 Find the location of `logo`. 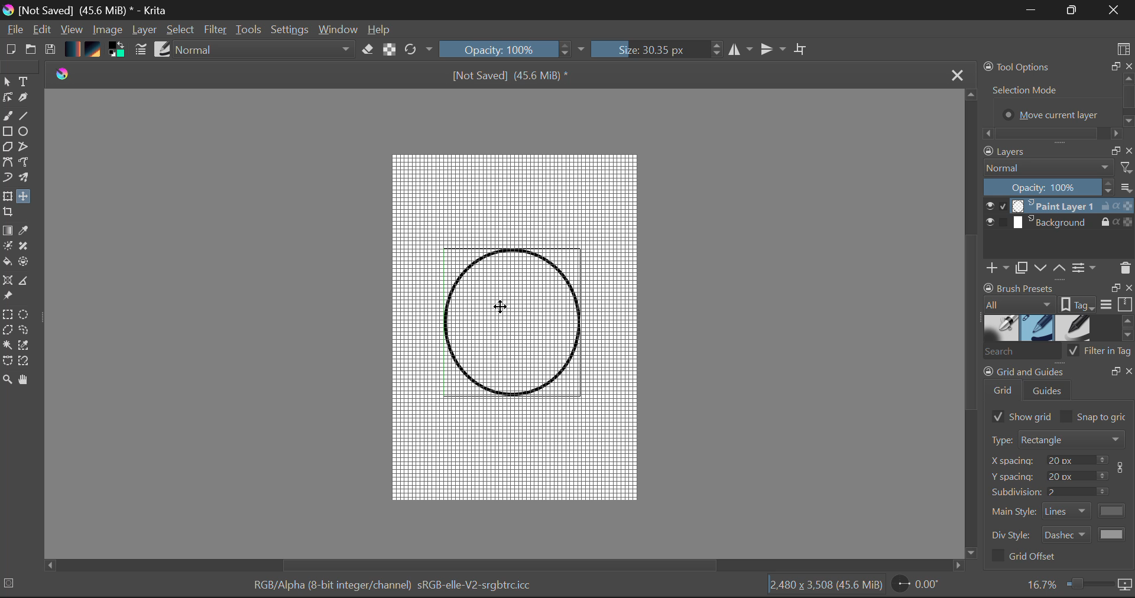

logo is located at coordinates (64, 73).